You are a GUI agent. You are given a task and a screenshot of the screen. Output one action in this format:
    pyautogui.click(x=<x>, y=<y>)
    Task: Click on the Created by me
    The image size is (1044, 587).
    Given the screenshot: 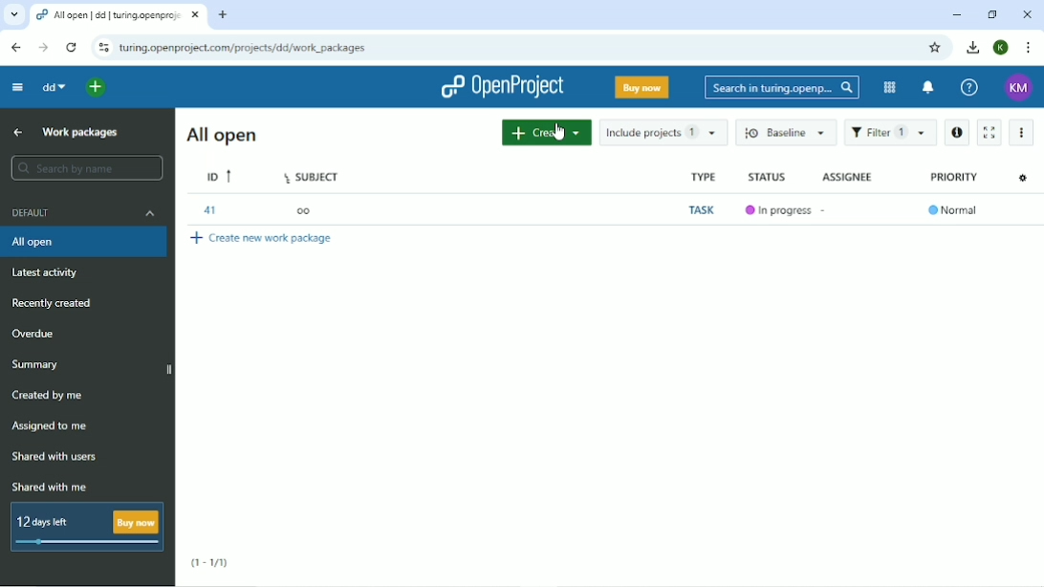 What is the action you would take?
    pyautogui.click(x=49, y=396)
    